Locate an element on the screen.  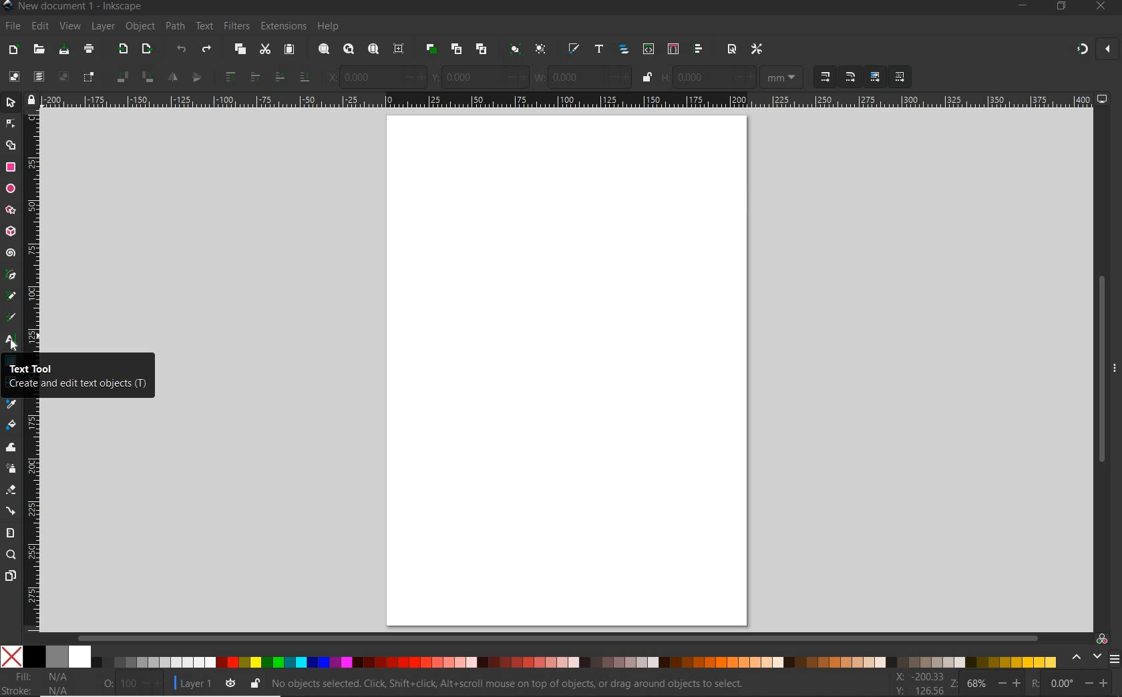
toggle selection box is located at coordinates (87, 79).